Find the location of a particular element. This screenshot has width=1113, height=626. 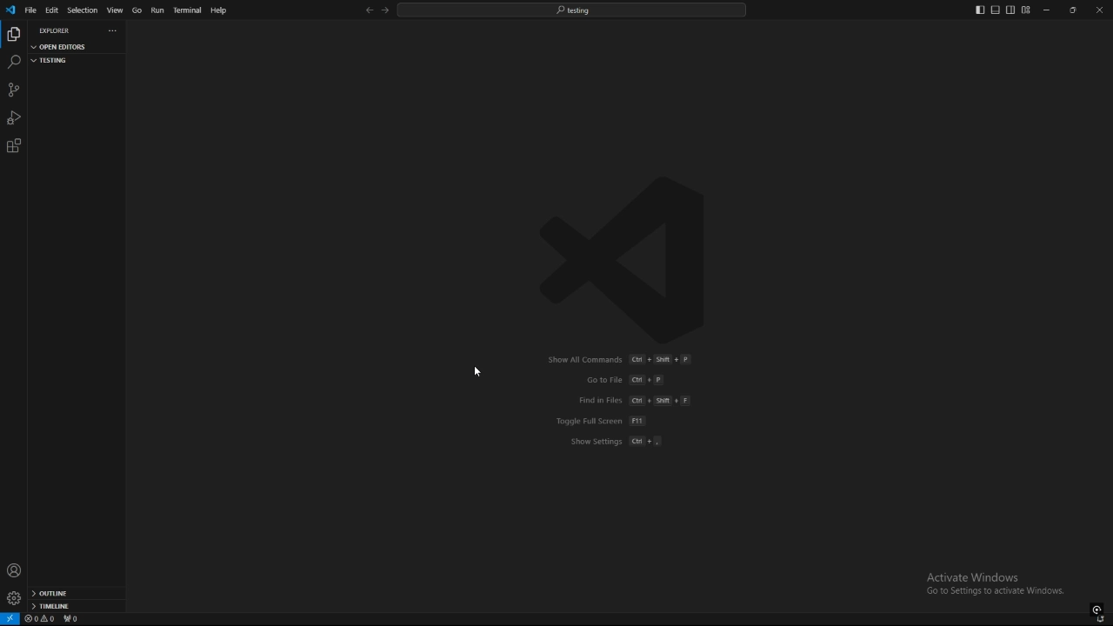

explore is located at coordinates (13, 33).